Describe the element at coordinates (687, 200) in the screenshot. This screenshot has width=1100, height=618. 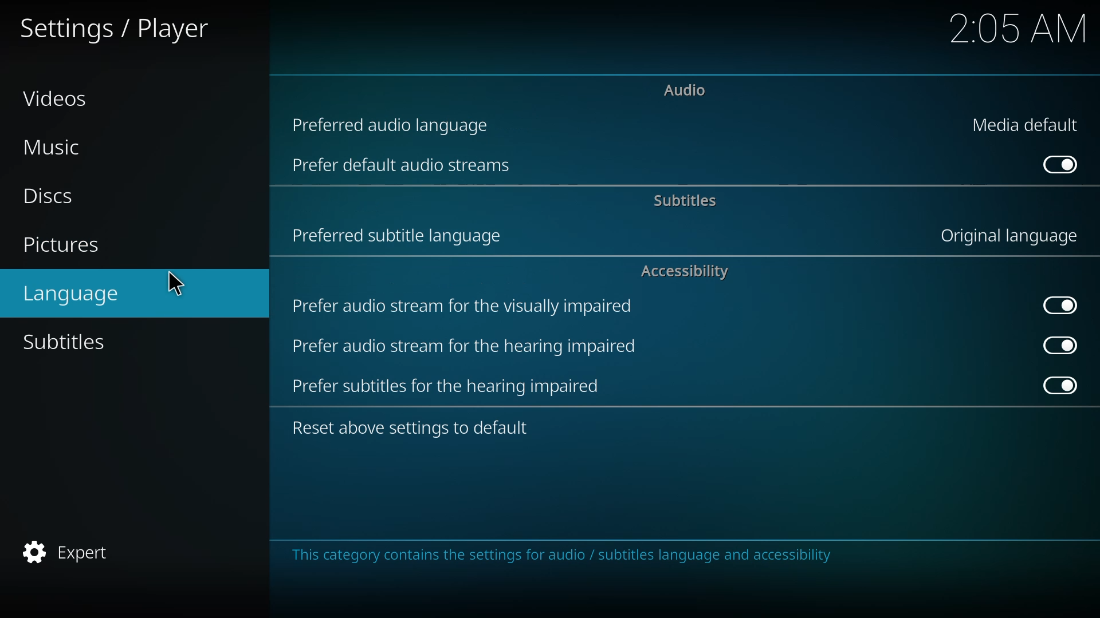
I see `subtitles` at that location.